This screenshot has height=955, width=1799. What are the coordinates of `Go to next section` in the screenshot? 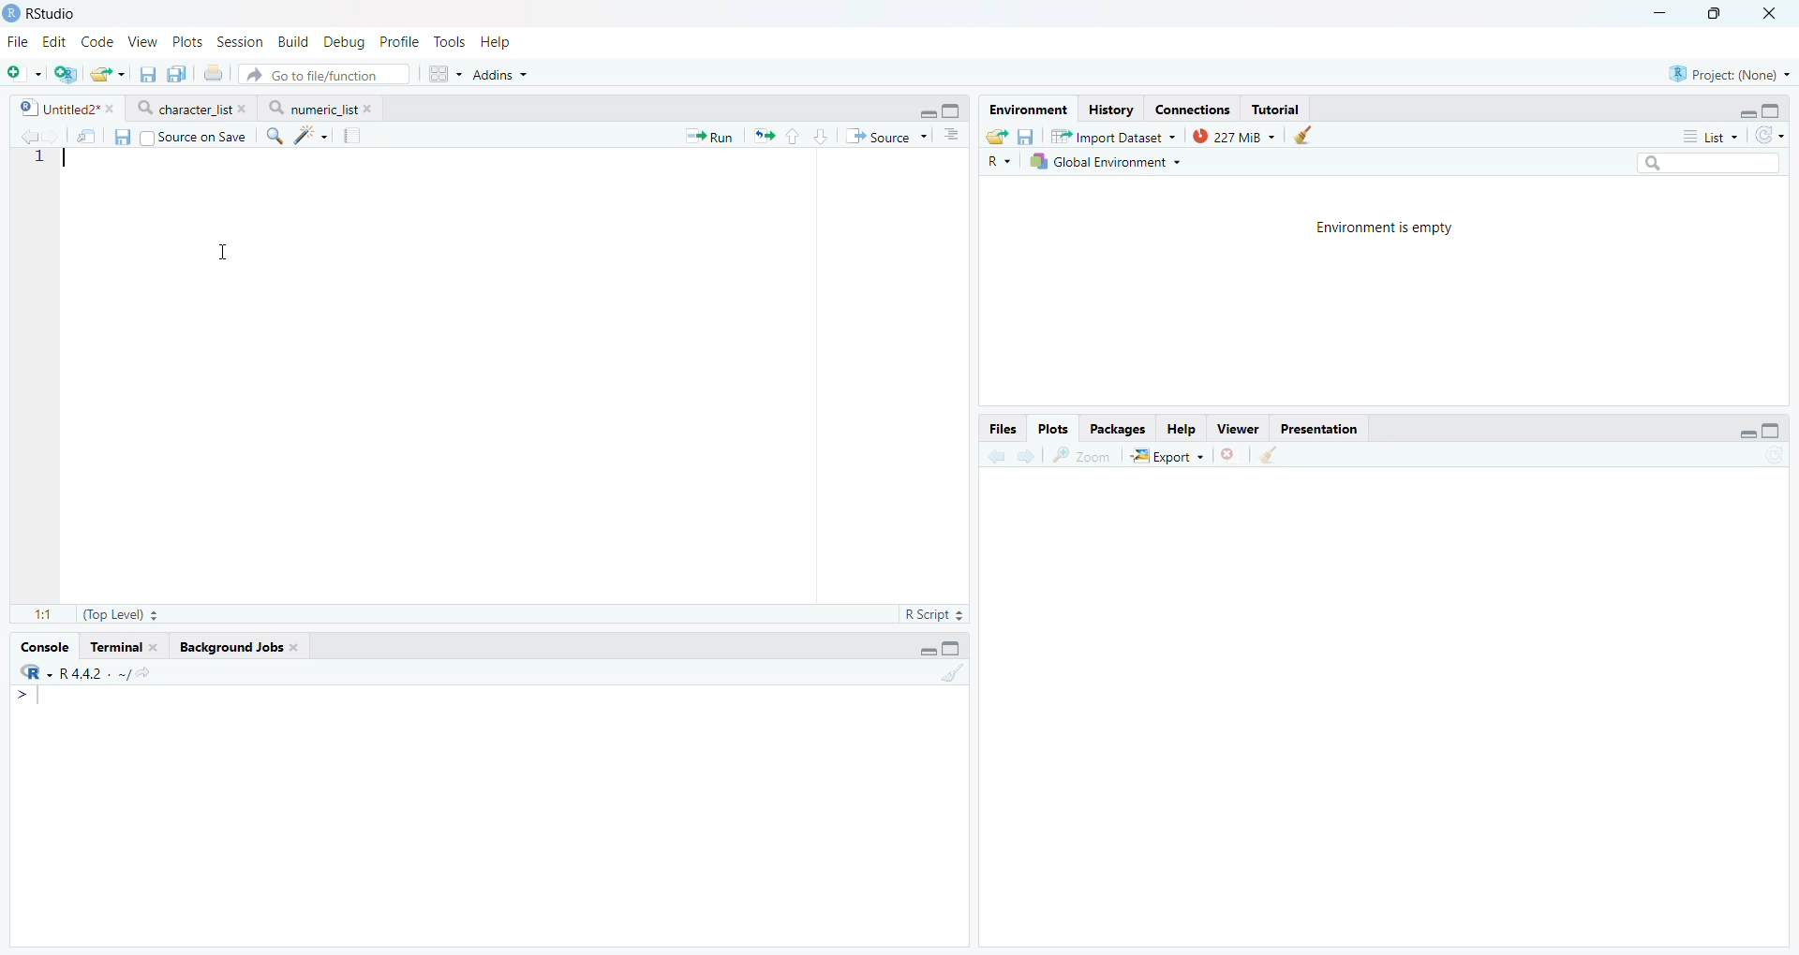 It's located at (823, 135).